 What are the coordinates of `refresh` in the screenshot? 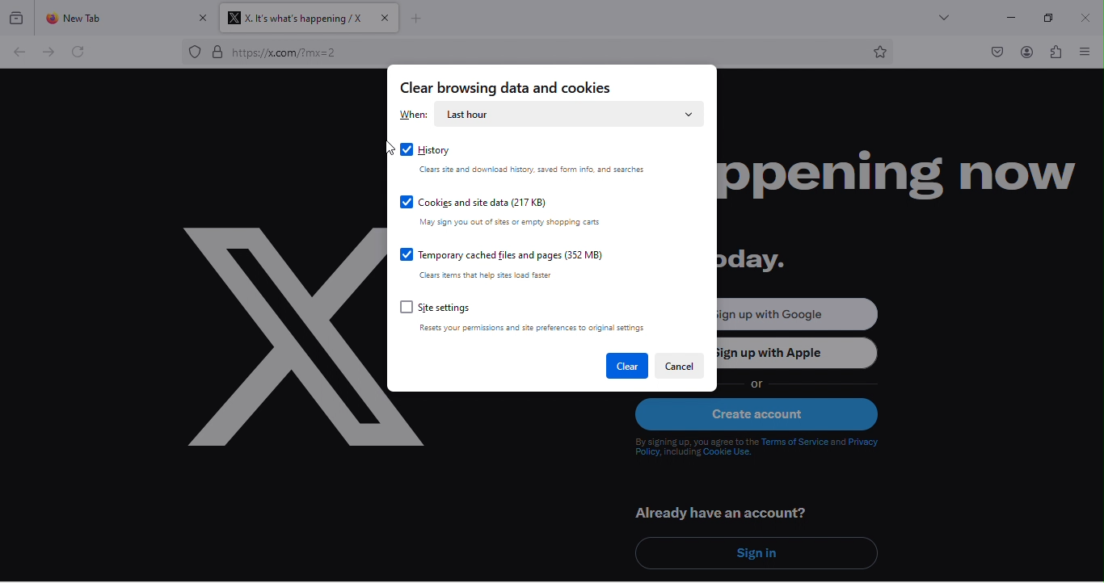 It's located at (78, 53).